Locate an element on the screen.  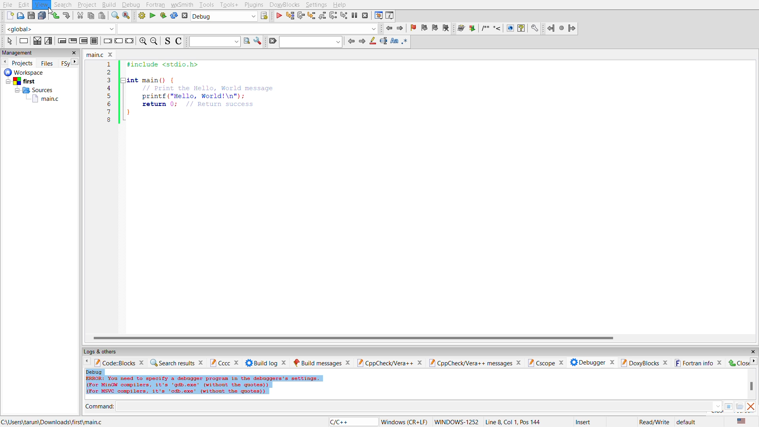
replace is located at coordinates (125, 17).